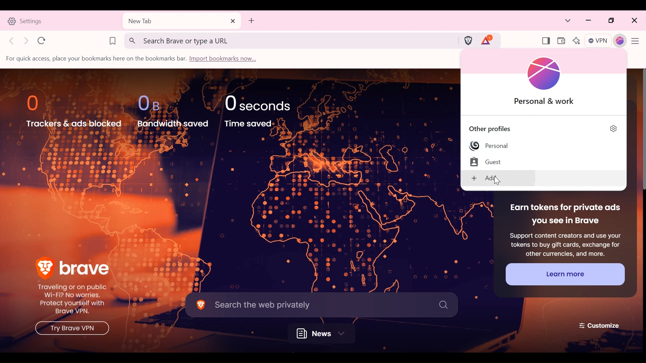  Describe the element at coordinates (61, 21) in the screenshot. I see `Settings` at that location.